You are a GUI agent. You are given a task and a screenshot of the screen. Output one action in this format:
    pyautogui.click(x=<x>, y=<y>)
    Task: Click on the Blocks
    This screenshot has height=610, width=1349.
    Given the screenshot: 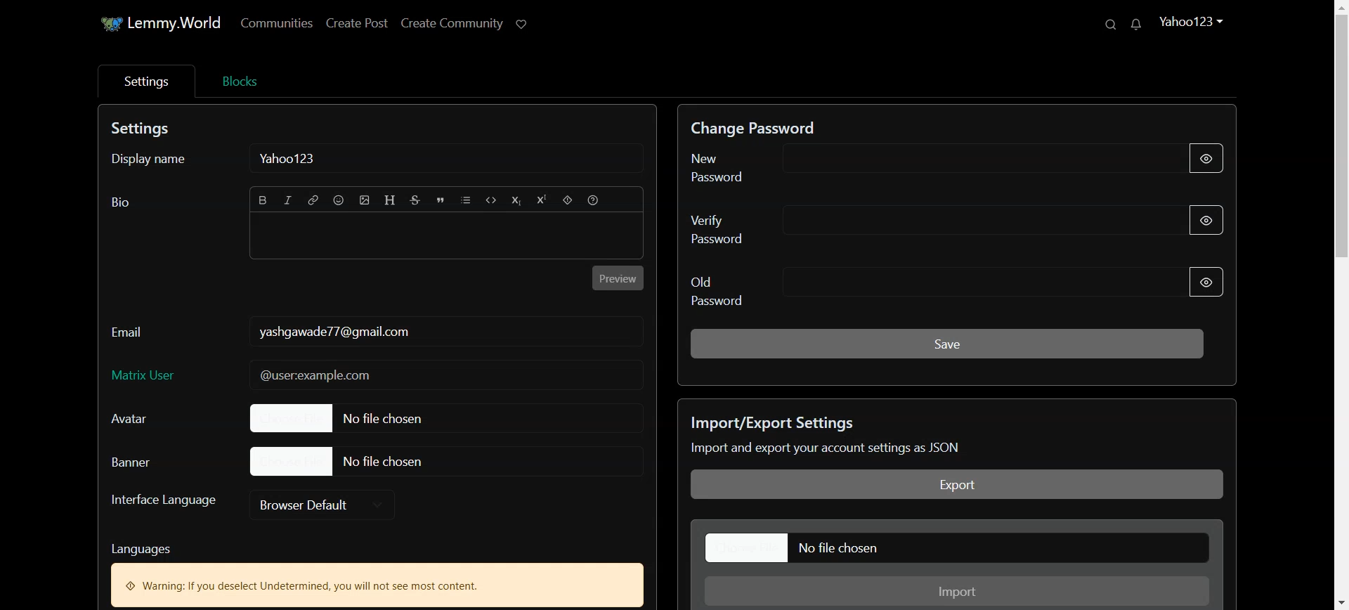 What is the action you would take?
    pyautogui.click(x=239, y=79)
    